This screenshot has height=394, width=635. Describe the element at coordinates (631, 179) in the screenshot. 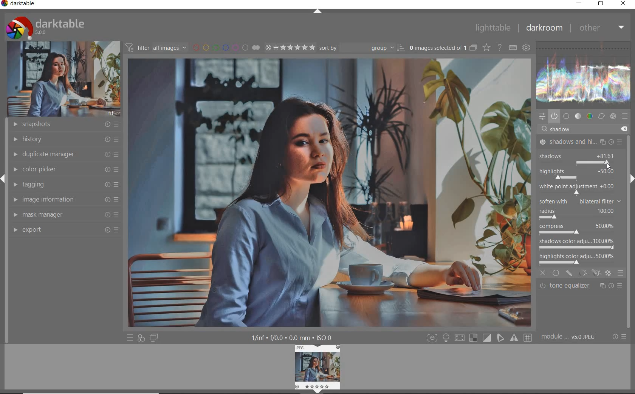

I see `expand/collapse` at that location.